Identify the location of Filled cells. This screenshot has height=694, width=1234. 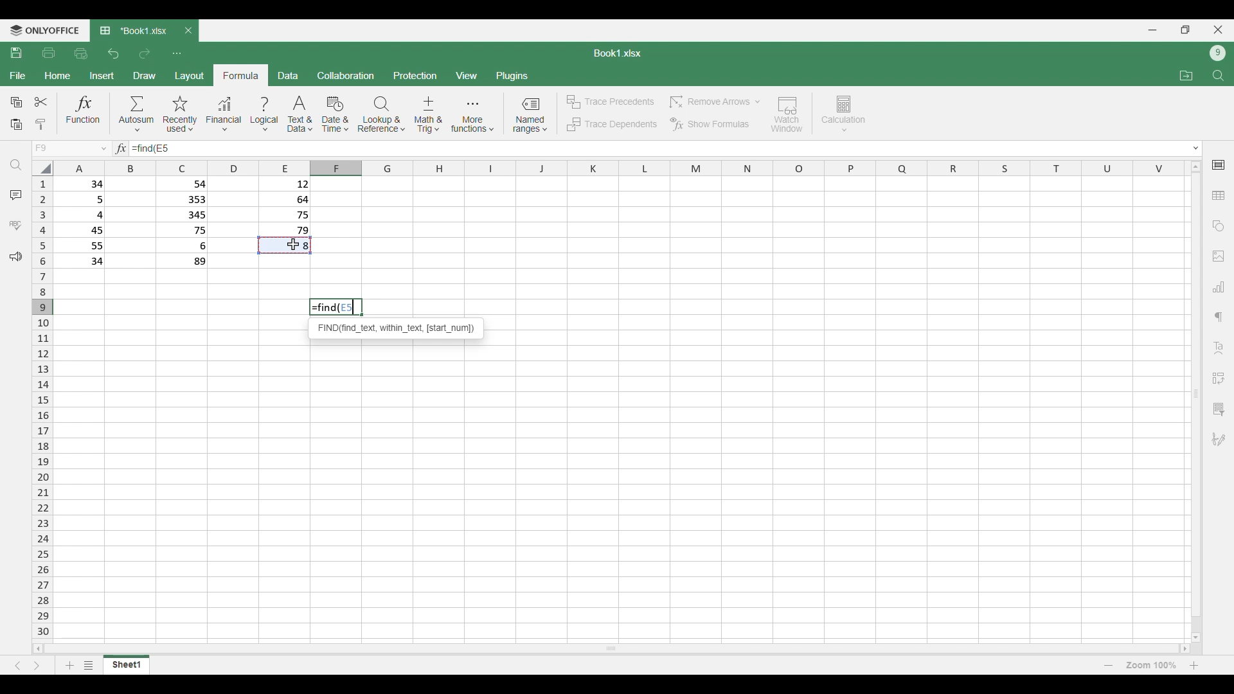
(184, 223).